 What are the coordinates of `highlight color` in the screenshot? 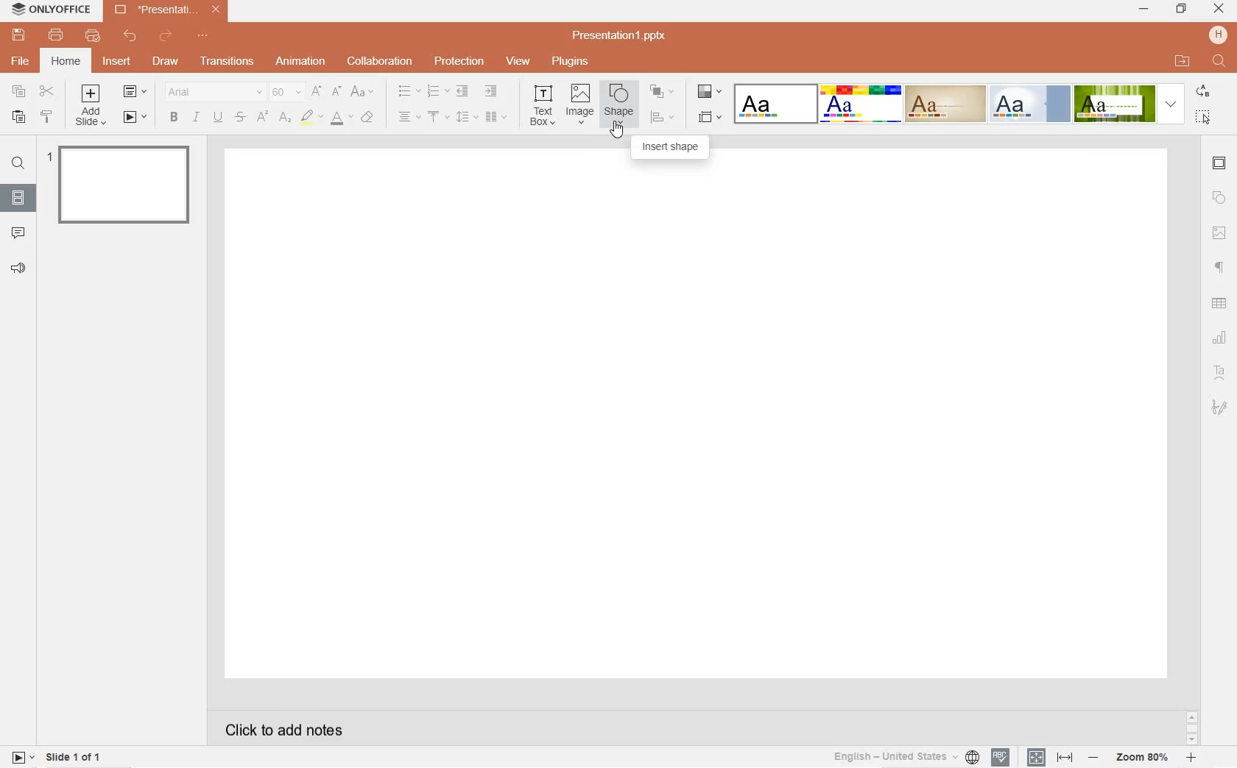 It's located at (311, 118).